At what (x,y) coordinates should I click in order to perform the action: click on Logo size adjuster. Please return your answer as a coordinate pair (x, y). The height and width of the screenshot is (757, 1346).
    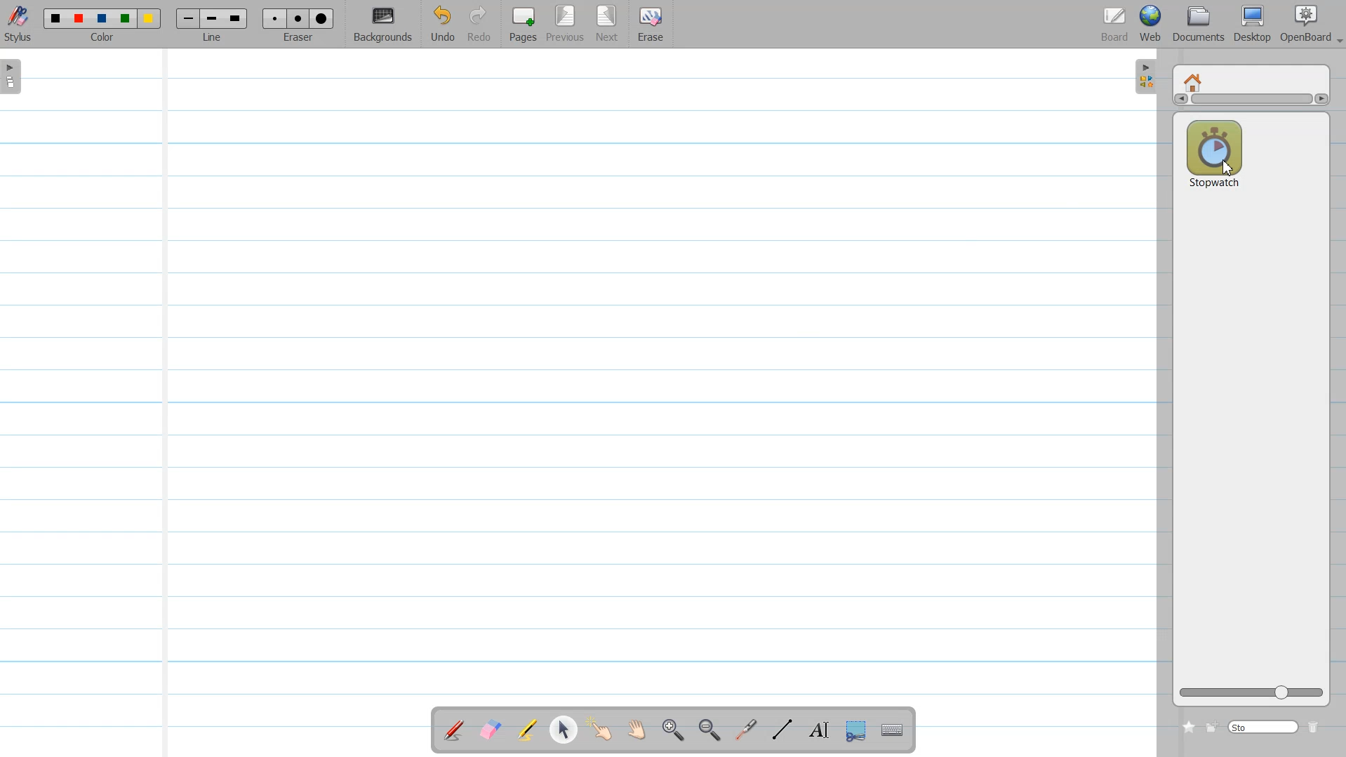
    Looking at the image, I should click on (1251, 693).